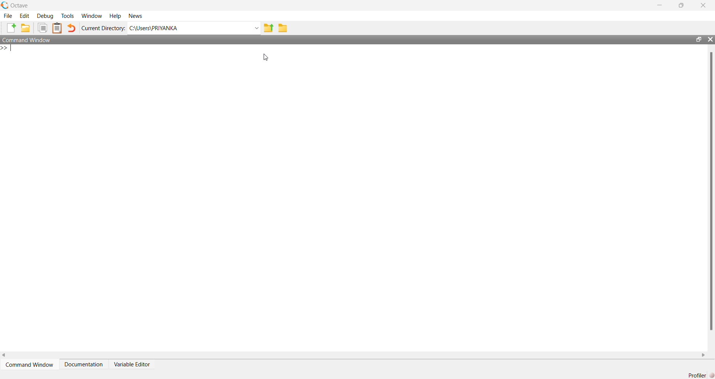  What do you see at coordinates (4, 5) in the screenshot?
I see `logo` at bounding box center [4, 5].